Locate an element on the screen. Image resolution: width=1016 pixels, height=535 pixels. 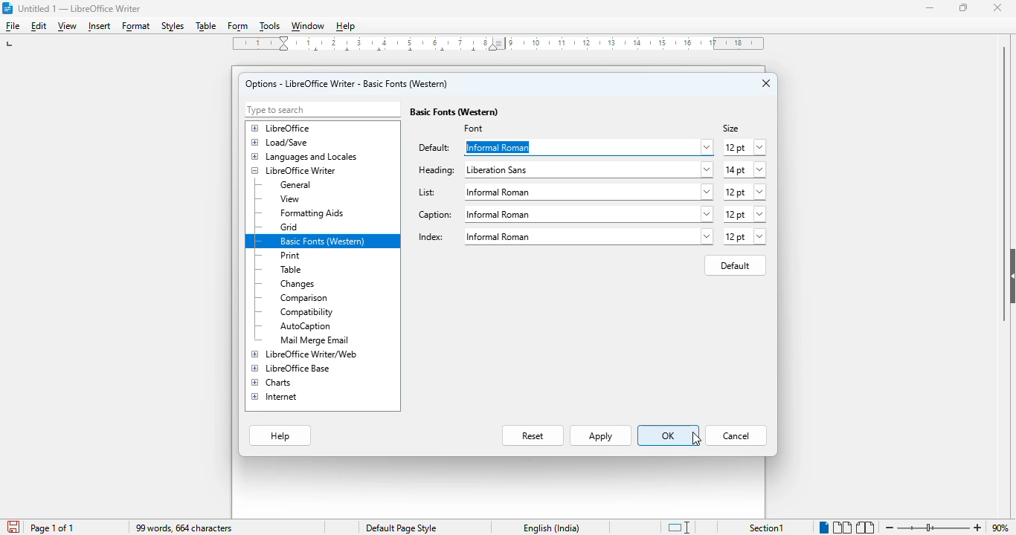
comparison is located at coordinates (304, 299).